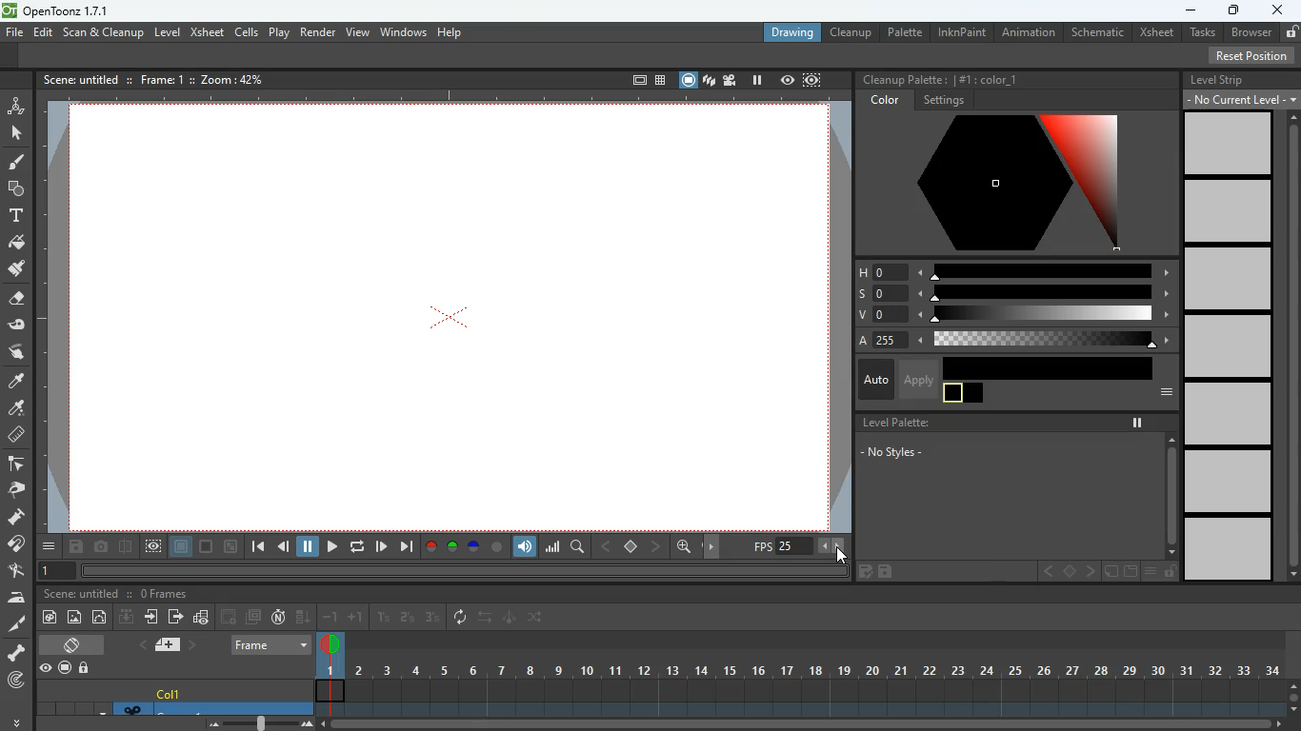 This screenshot has width=1301, height=731. Describe the element at coordinates (330, 619) in the screenshot. I see `-1` at that location.